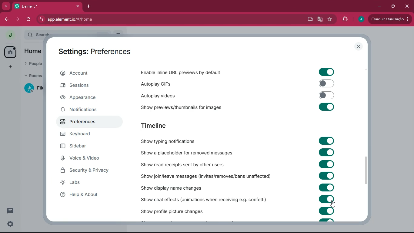 The height and width of the screenshot is (233, 414). I want to click on profile picture, so click(10, 35).